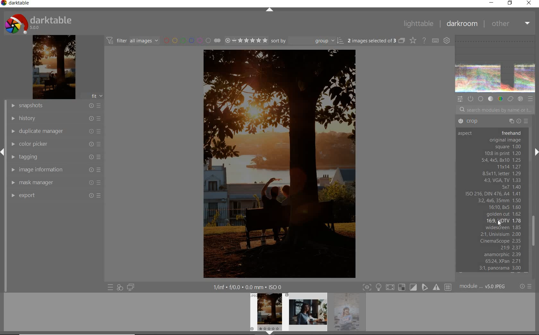 The width and height of the screenshot is (539, 335). Describe the element at coordinates (534, 231) in the screenshot. I see `scrollbar` at that location.